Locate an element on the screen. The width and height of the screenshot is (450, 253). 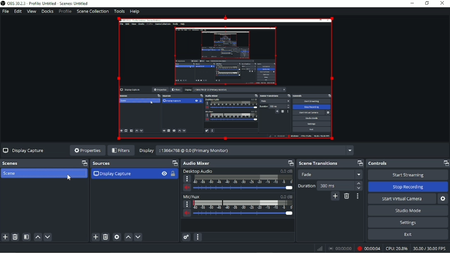
Add configurable transition is located at coordinates (335, 197).